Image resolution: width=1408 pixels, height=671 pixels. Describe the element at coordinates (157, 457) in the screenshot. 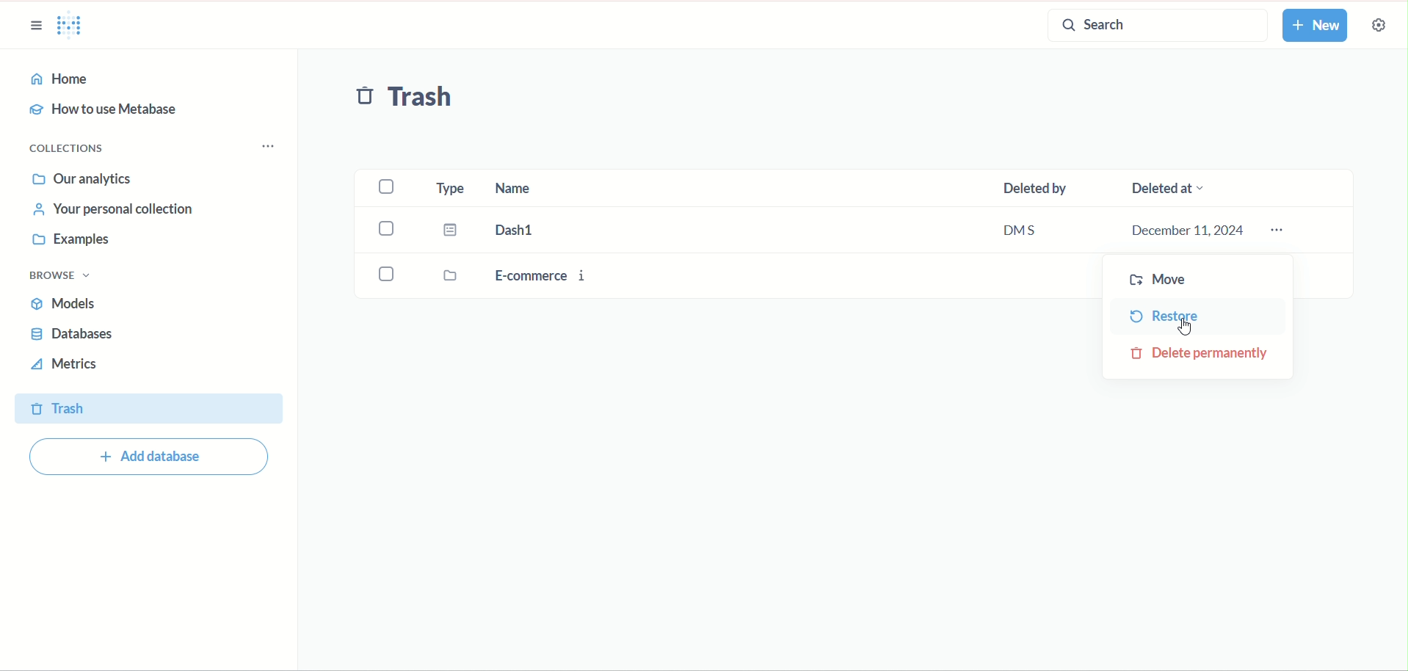

I see `add database` at that location.